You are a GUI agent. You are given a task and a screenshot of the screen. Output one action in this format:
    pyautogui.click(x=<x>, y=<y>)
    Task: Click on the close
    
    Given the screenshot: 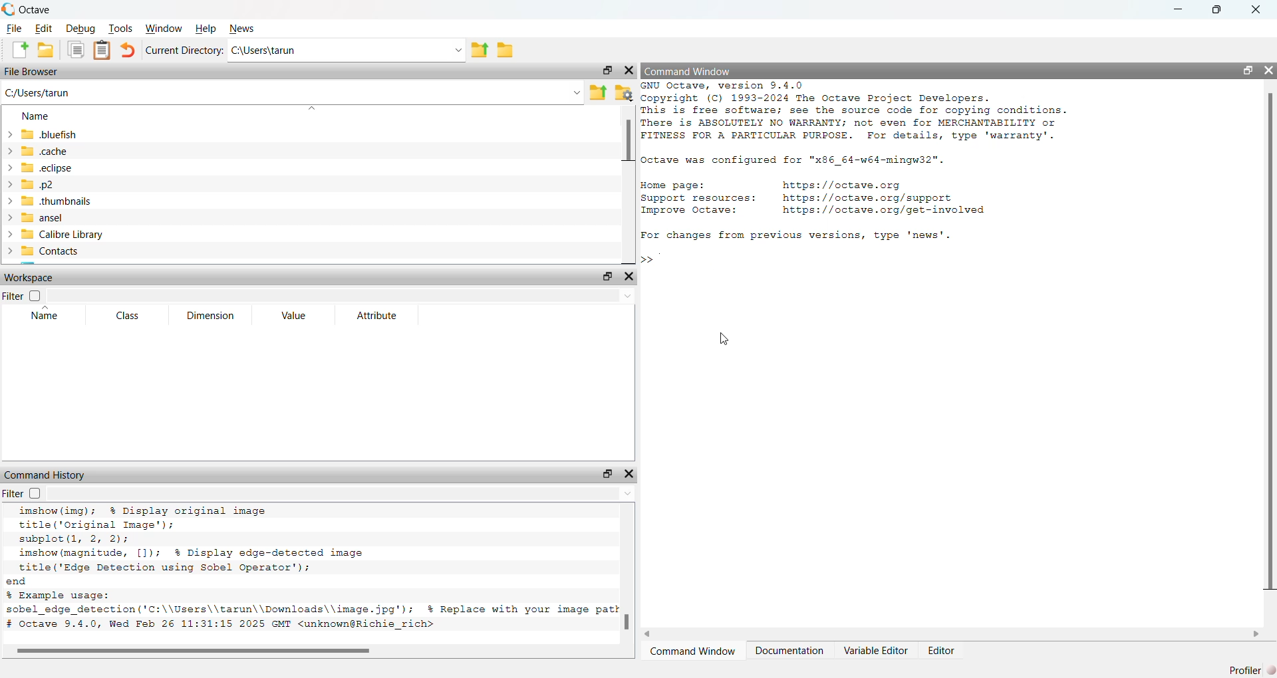 What is the action you would take?
    pyautogui.click(x=629, y=473)
    